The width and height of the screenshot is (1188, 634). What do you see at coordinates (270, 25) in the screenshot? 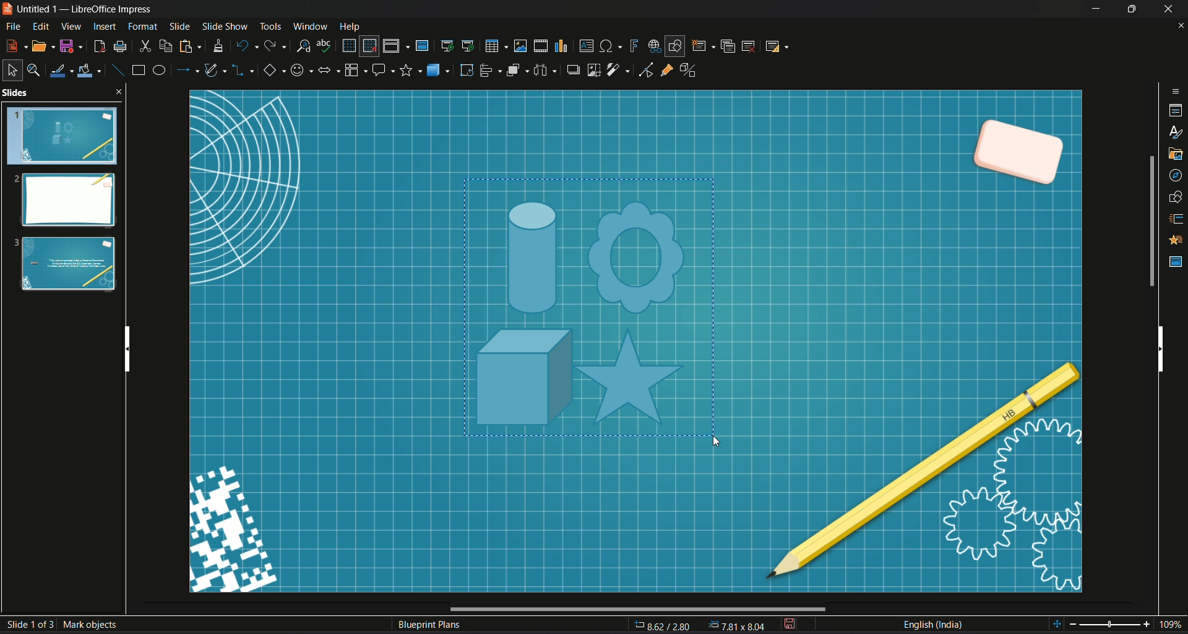
I see `Tools` at bounding box center [270, 25].